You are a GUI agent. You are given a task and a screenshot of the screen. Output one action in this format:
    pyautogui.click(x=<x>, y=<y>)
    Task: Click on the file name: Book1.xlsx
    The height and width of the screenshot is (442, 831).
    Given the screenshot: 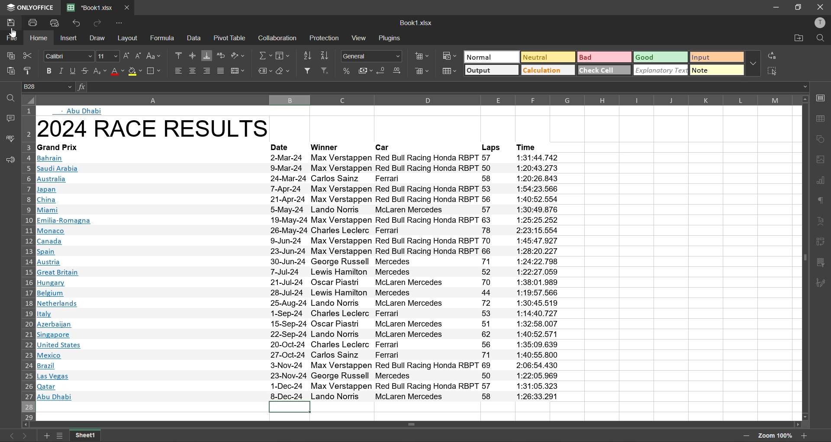 What is the action you would take?
    pyautogui.click(x=417, y=23)
    